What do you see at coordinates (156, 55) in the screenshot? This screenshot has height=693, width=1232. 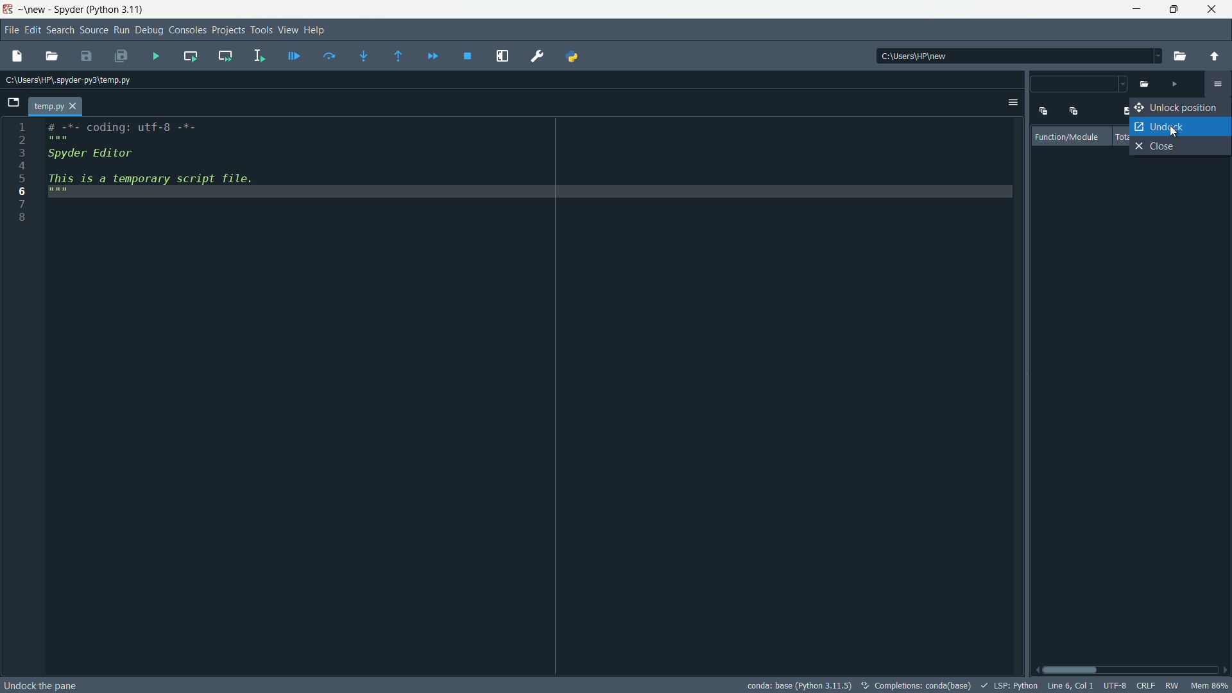 I see `run file` at bounding box center [156, 55].